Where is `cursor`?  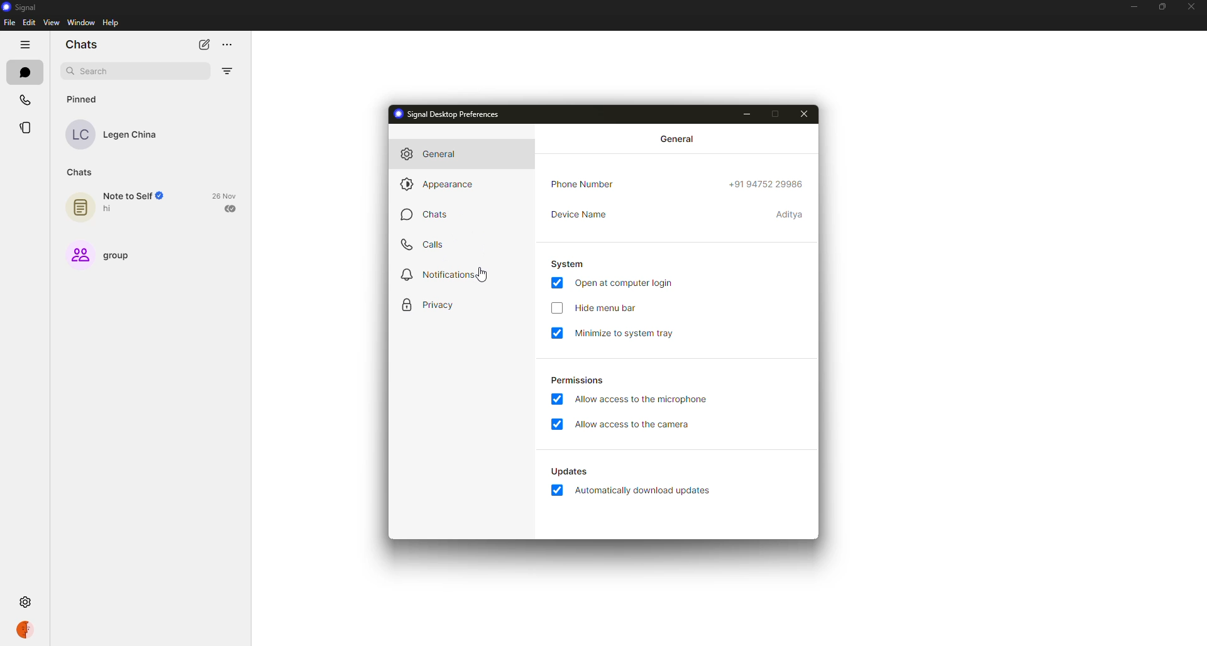 cursor is located at coordinates (483, 276).